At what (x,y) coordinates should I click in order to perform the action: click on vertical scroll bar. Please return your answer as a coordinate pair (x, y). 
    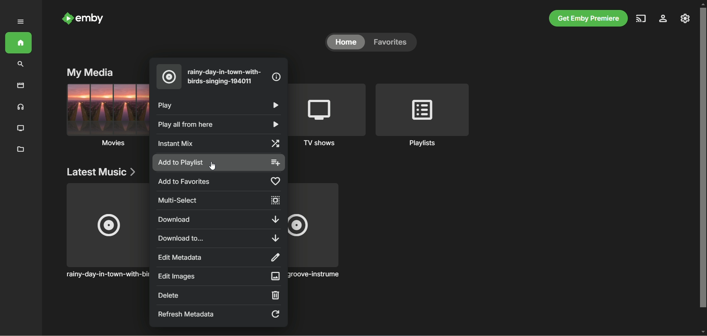
    Looking at the image, I should click on (703, 169).